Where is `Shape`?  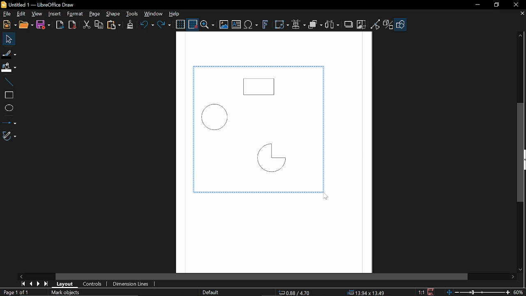
Shape is located at coordinates (113, 14).